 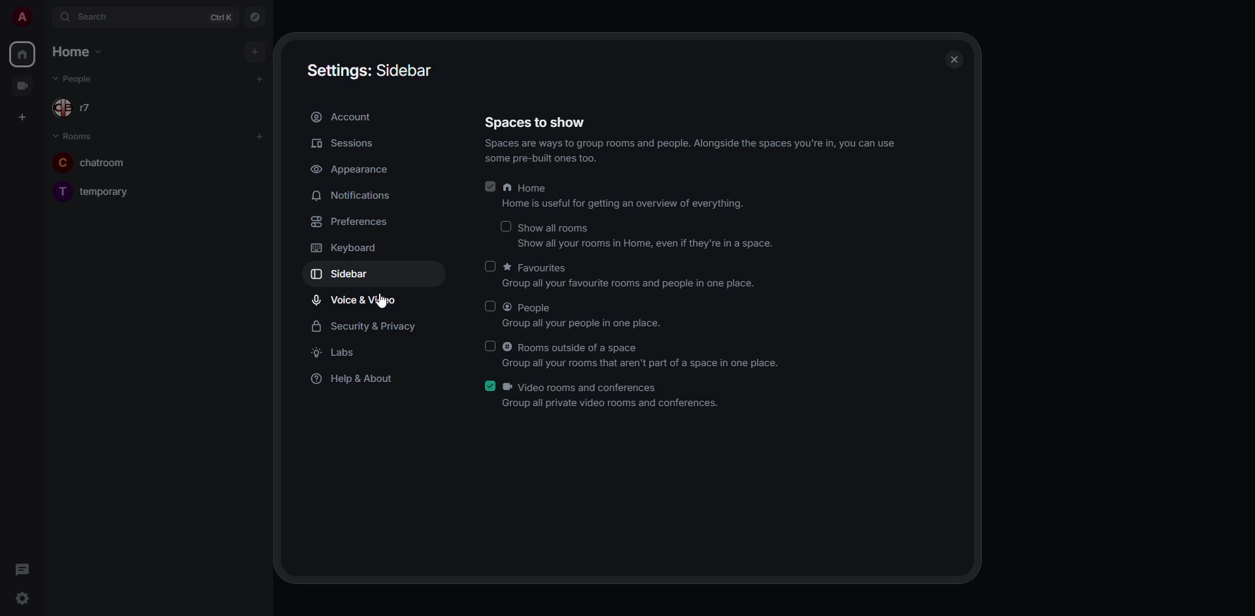 What do you see at coordinates (22, 569) in the screenshot?
I see `threads` at bounding box center [22, 569].